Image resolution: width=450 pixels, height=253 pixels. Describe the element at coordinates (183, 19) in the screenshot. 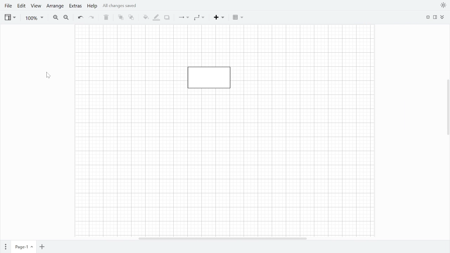

I see `Connection` at that location.